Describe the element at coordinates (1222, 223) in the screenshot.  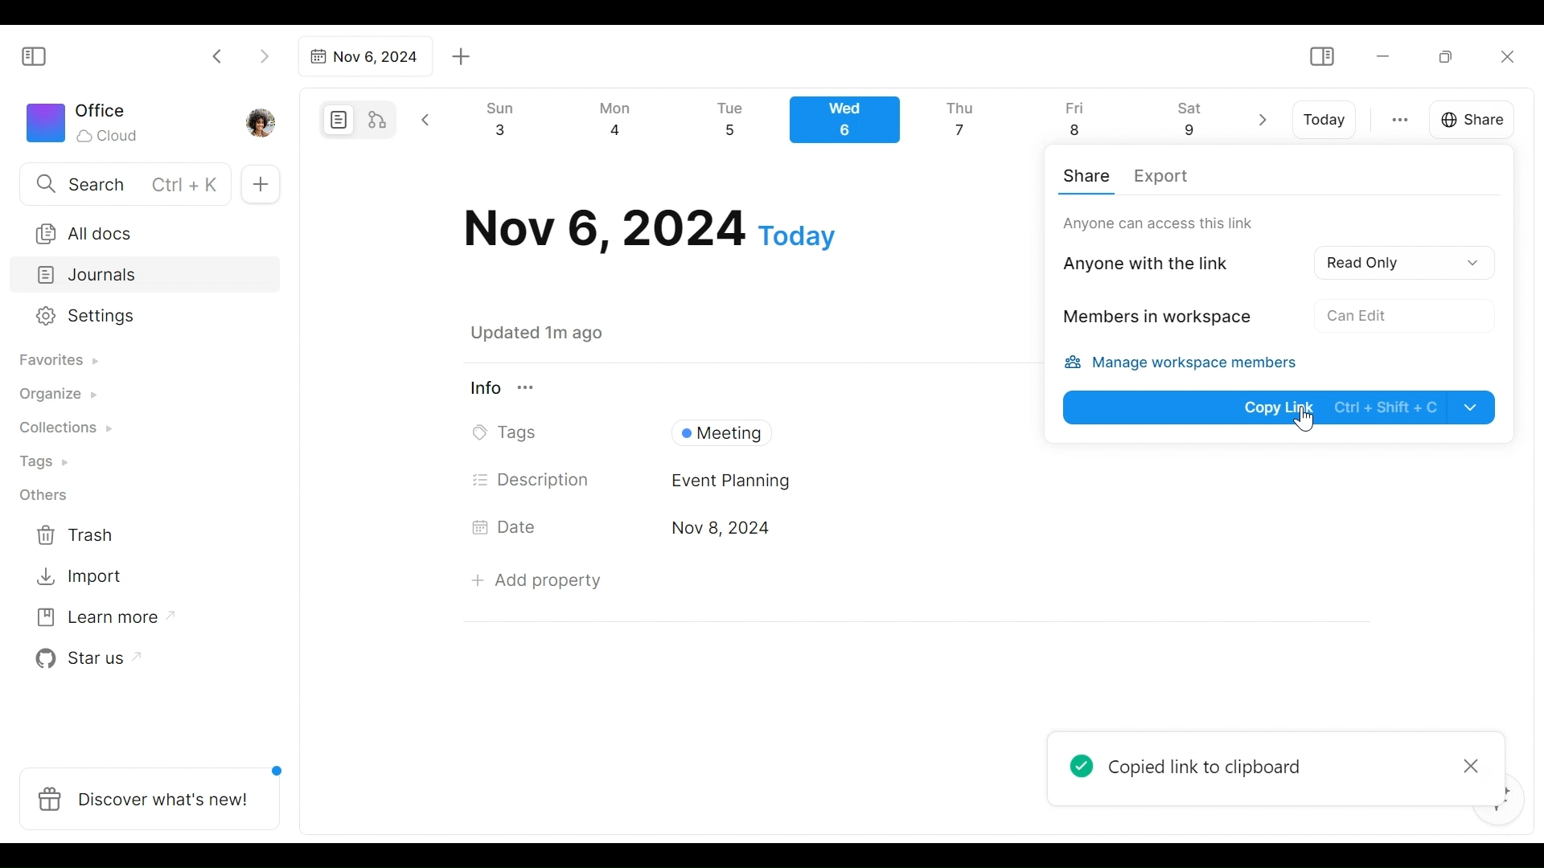
I see `Only workspace can access this link` at that location.